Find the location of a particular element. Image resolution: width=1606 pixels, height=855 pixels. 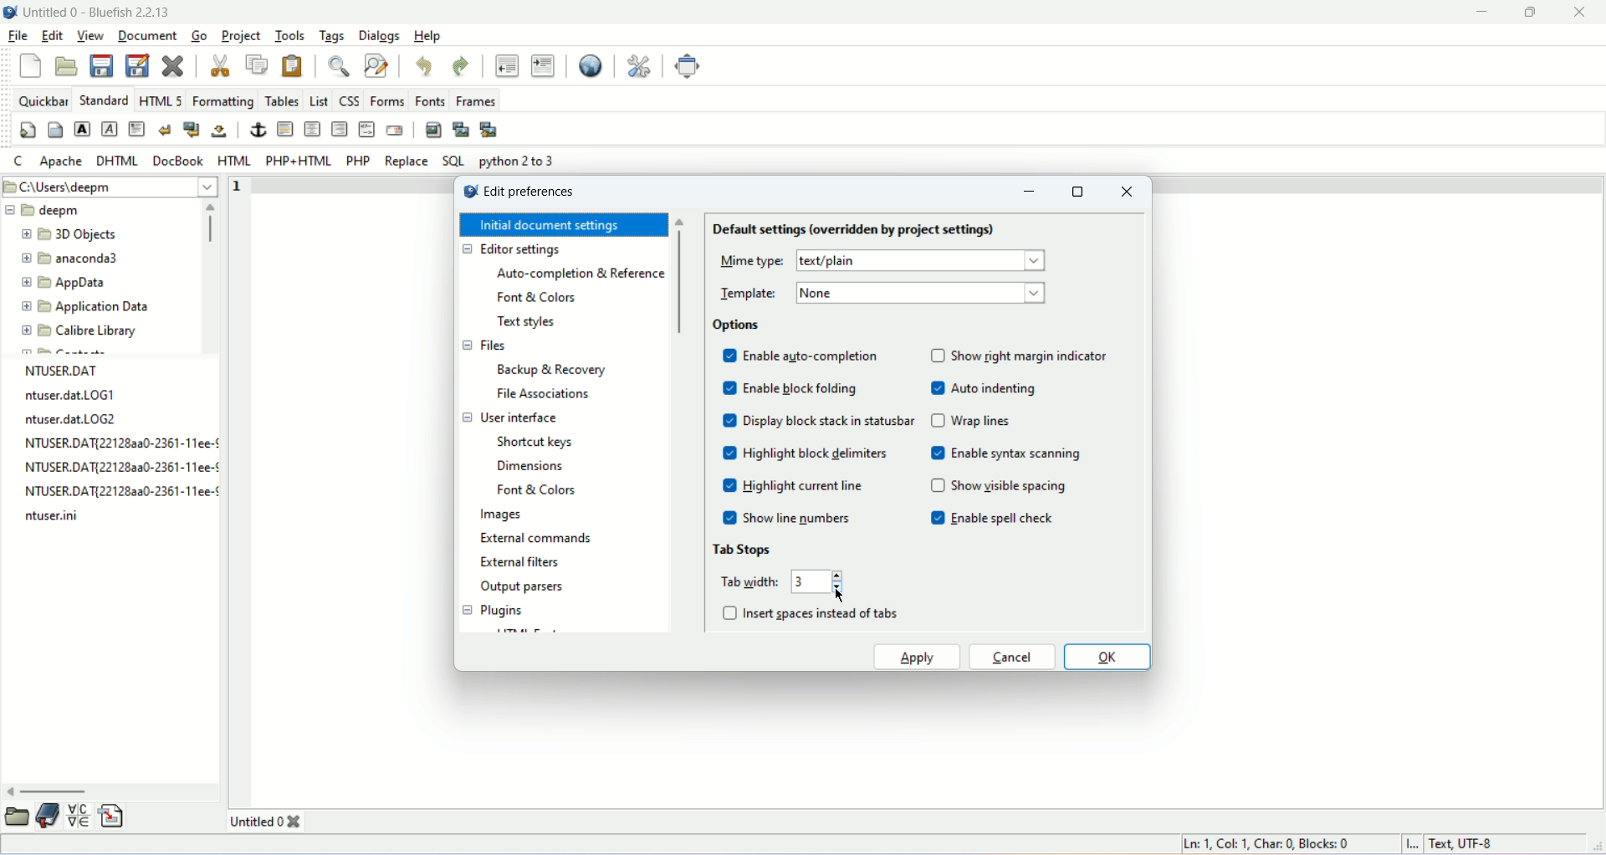

break is located at coordinates (161, 130).